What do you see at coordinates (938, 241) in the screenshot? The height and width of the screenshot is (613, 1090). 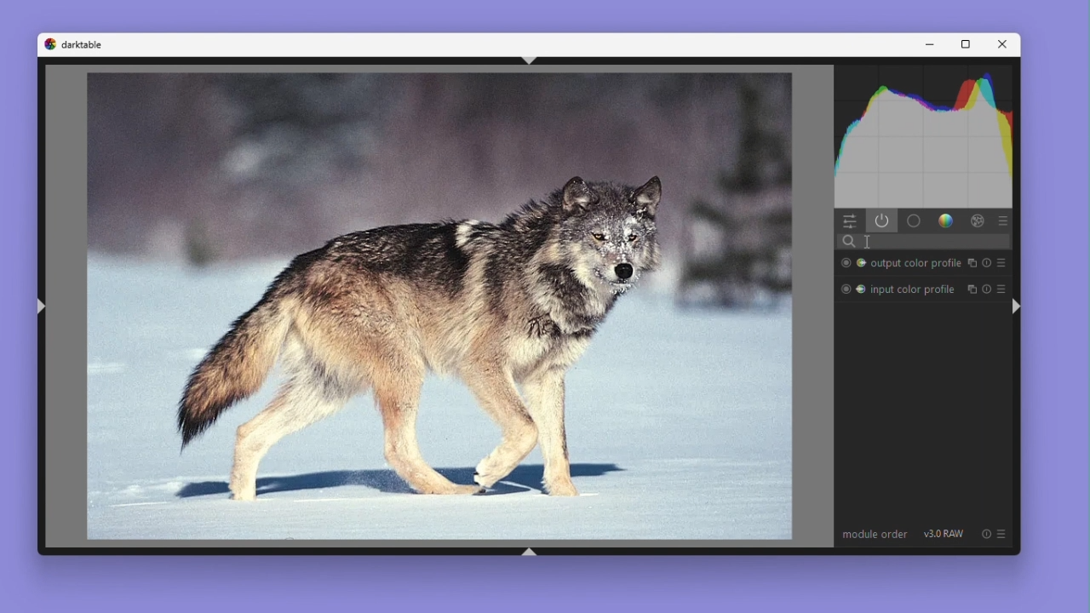 I see `search modules by name or tag` at bounding box center [938, 241].